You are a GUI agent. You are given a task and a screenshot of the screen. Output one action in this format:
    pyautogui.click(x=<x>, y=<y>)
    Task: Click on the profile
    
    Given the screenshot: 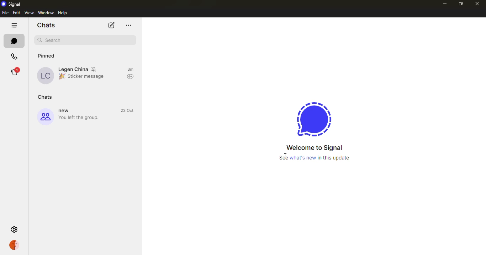 What is the action you would take?
    pyautogui.click(x=14, y=244)
    